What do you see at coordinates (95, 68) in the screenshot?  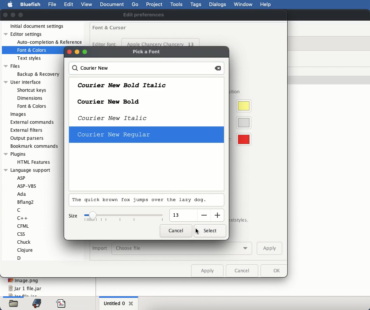 I see `courier new` at bounding box center [95, 68].